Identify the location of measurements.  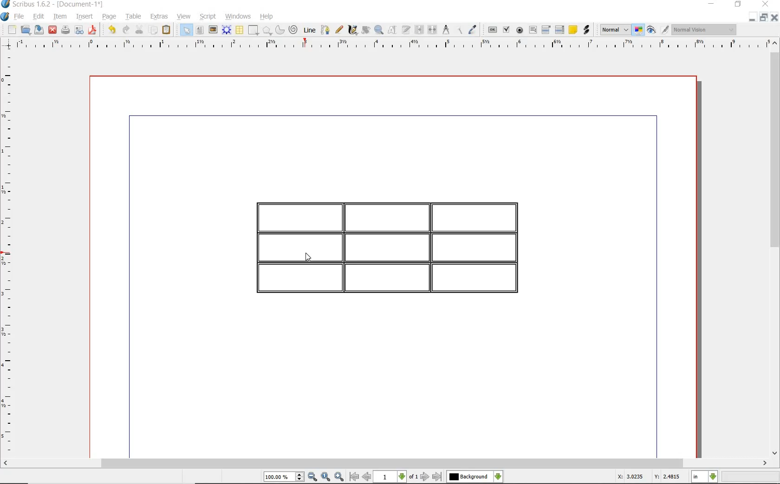
(446, 29).